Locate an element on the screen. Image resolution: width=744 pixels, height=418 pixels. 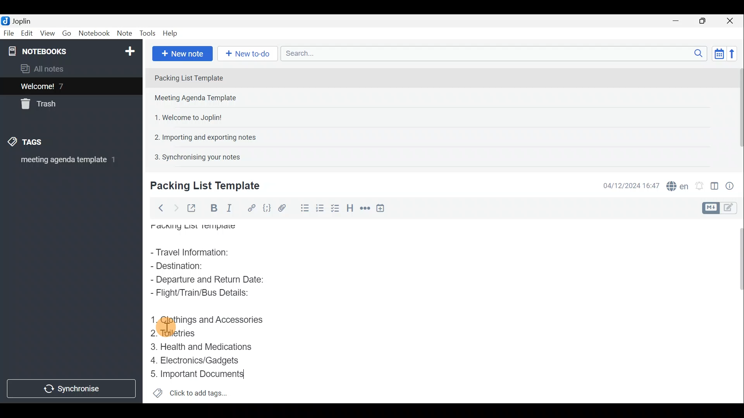
Toggle editor layout is located at coordinates (714, 183).